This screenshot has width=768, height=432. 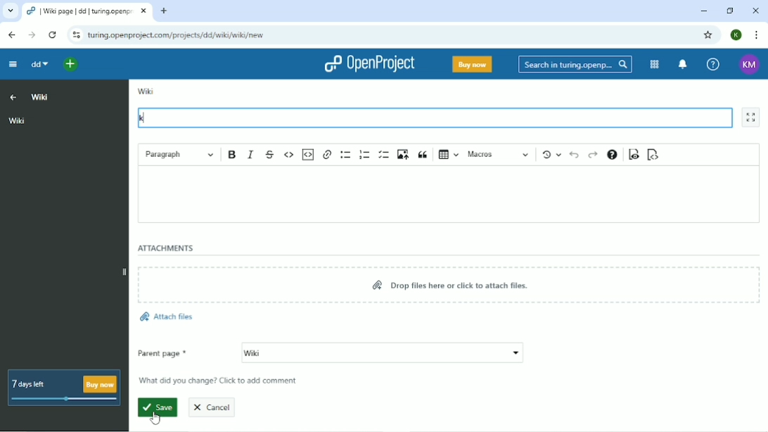 What do you see at coordinates (64, 387) in the screenshot?
I see `7 days left` at bounding box center [64, 387].